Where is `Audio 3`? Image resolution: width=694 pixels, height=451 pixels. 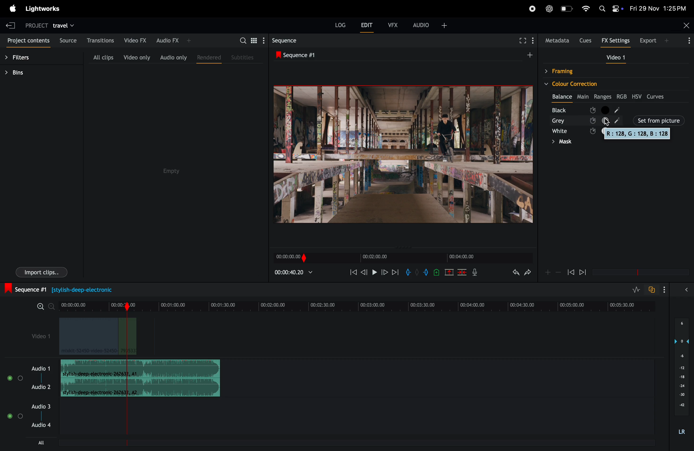 Audio 3 is located at coordinates (42, 406).